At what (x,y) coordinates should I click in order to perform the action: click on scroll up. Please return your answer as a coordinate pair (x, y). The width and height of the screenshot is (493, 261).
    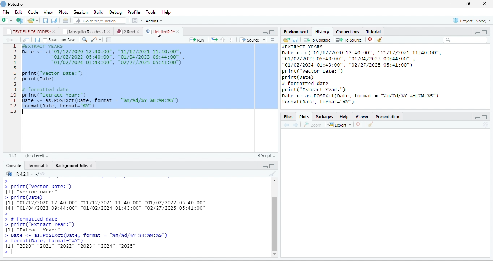
    Looking at the image, I should click on (274, 181).